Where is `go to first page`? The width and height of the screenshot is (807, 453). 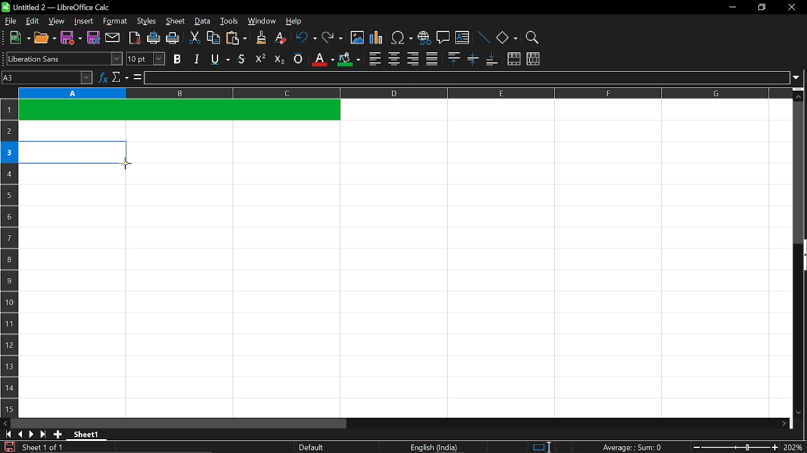
go to first page is located at coordinates (6, 435).